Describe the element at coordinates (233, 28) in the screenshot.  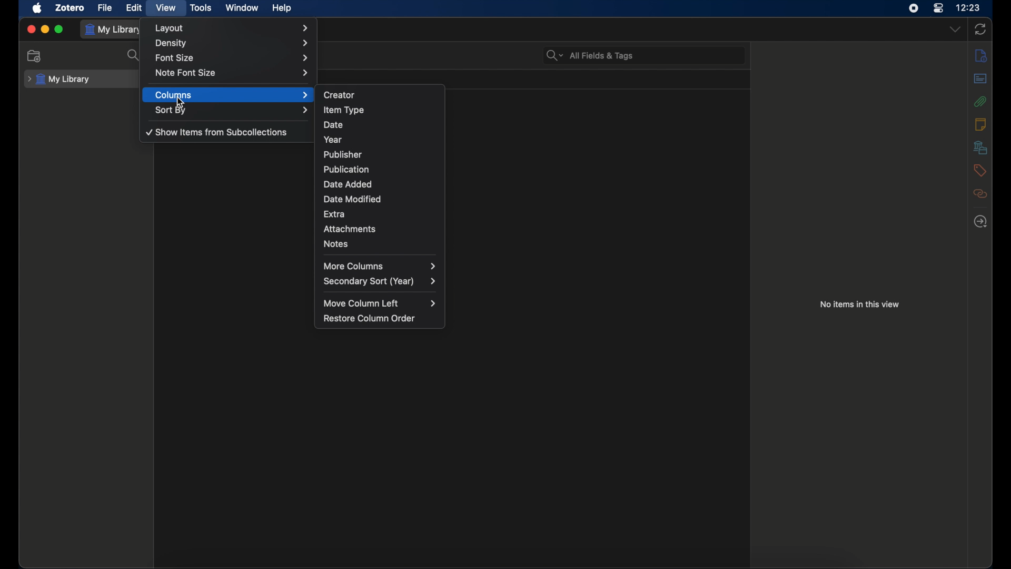
I see `layout` at that location.